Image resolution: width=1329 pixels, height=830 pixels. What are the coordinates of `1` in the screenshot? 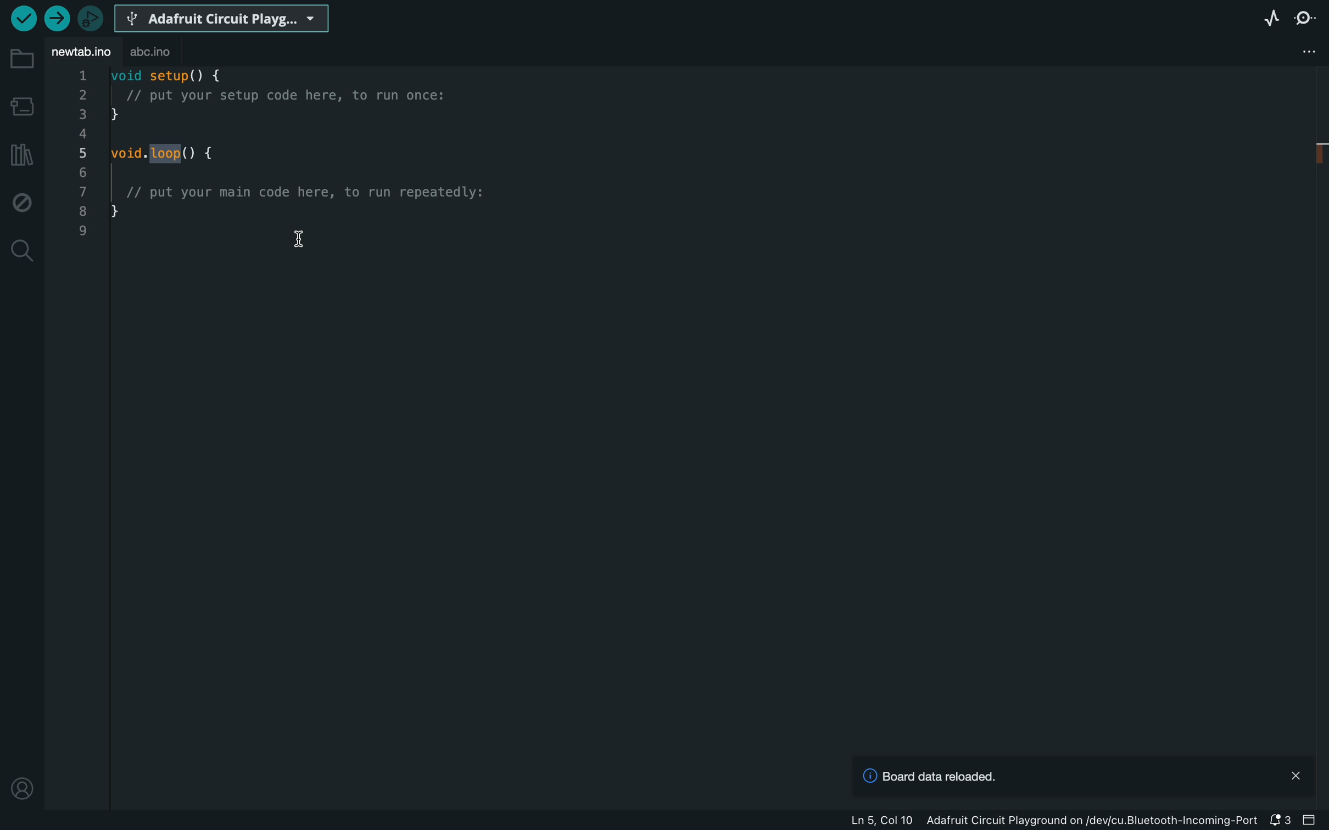 It's located at (80, 75).